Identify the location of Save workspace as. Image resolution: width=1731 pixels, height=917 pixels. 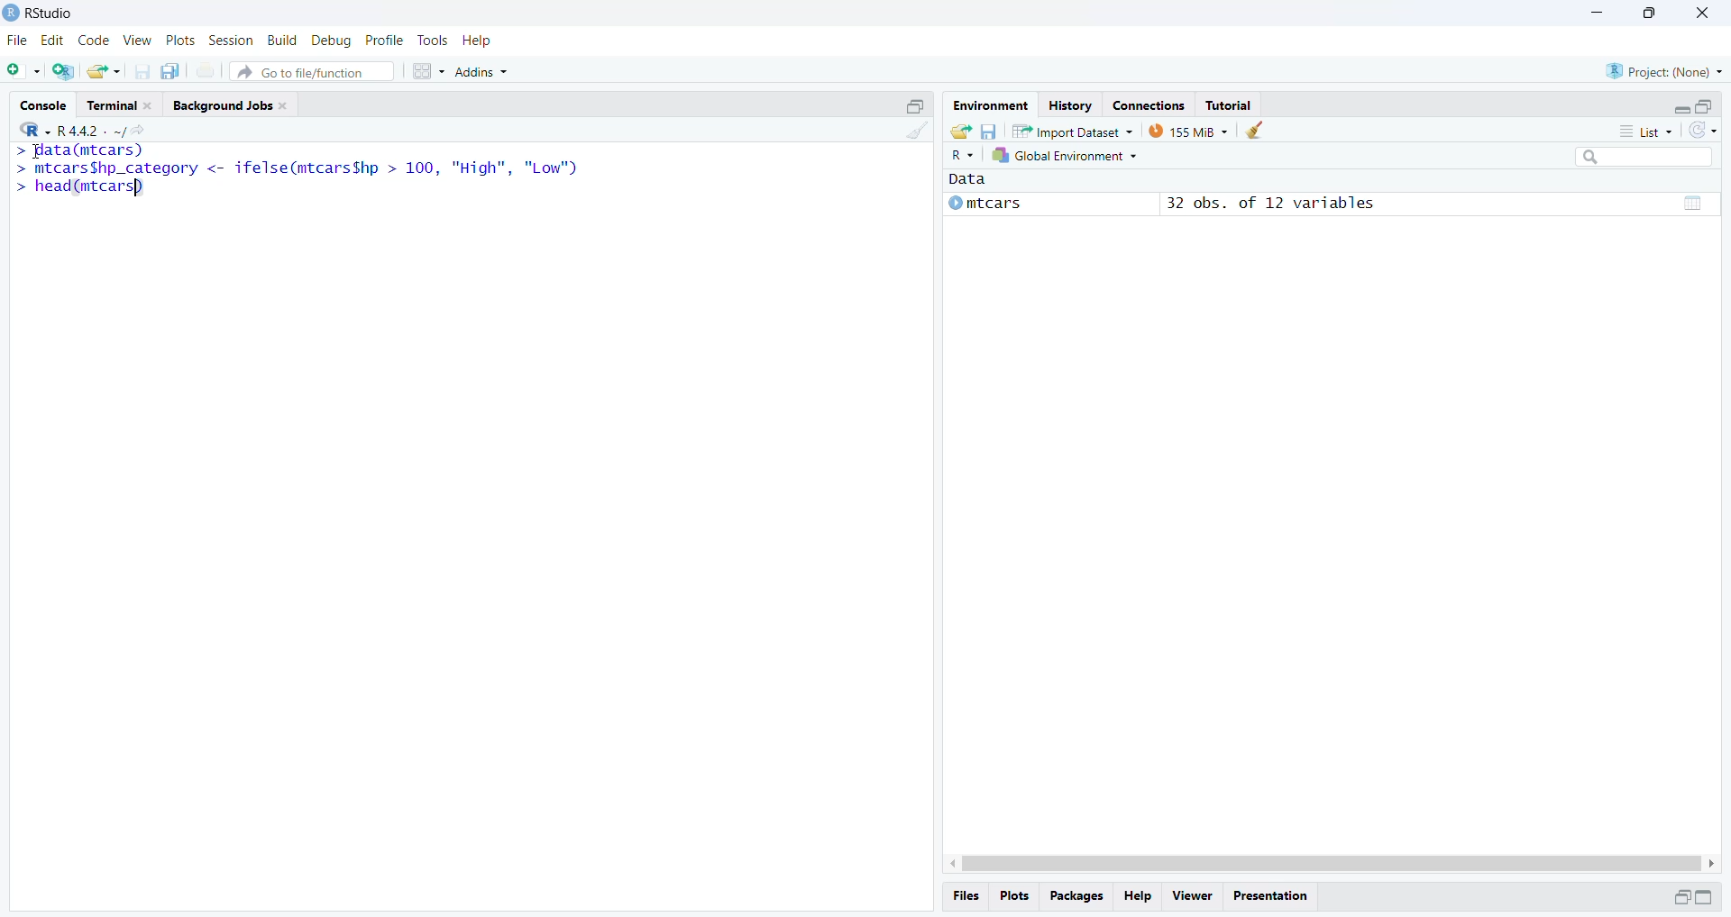
(989, 130).